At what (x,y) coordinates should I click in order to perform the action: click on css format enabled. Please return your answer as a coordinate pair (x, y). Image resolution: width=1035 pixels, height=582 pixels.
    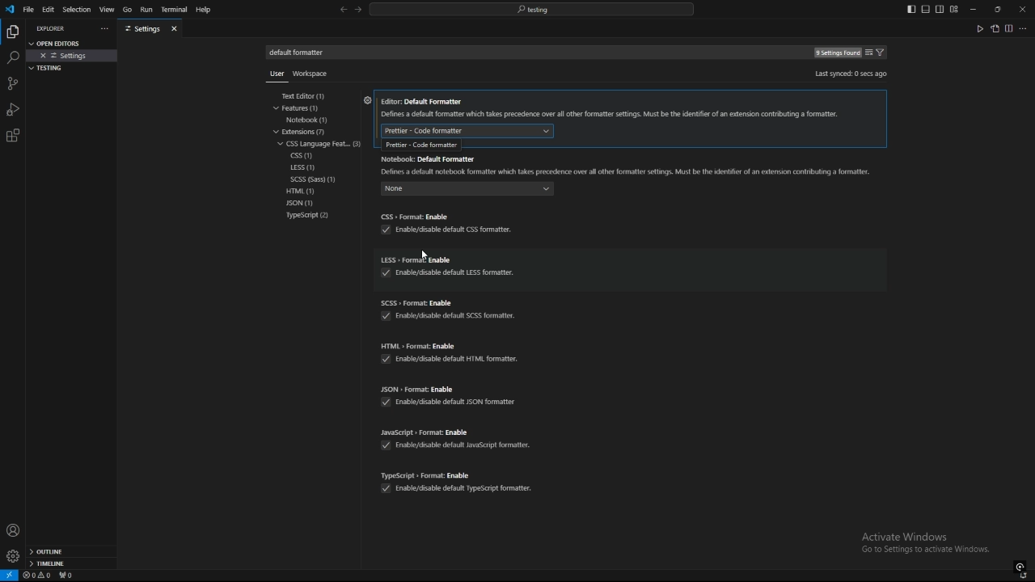
    Looking at the image, I should click on (446, 216).